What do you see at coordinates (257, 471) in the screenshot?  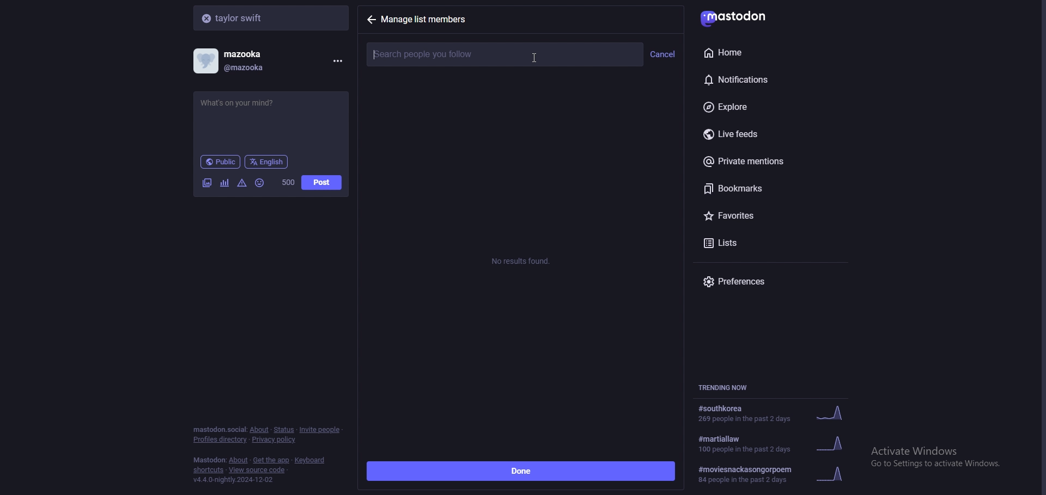 I see `view source code` at bounding box center [257, 471].